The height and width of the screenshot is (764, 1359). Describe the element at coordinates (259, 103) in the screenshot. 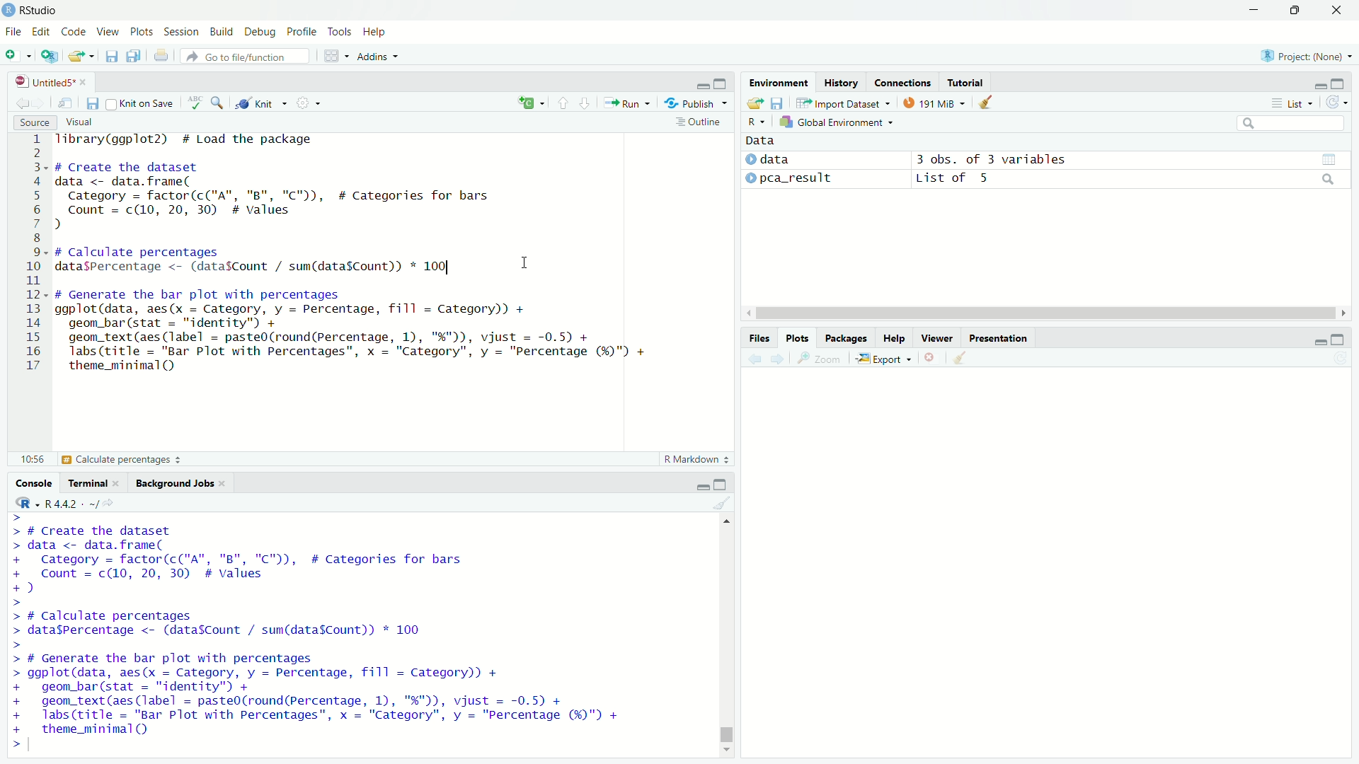

I see `knit` at that location.